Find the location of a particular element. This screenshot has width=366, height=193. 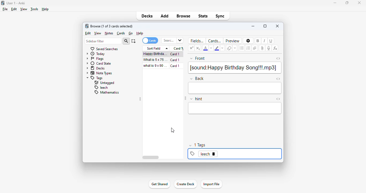

browse is located at coordinates (183, 16).